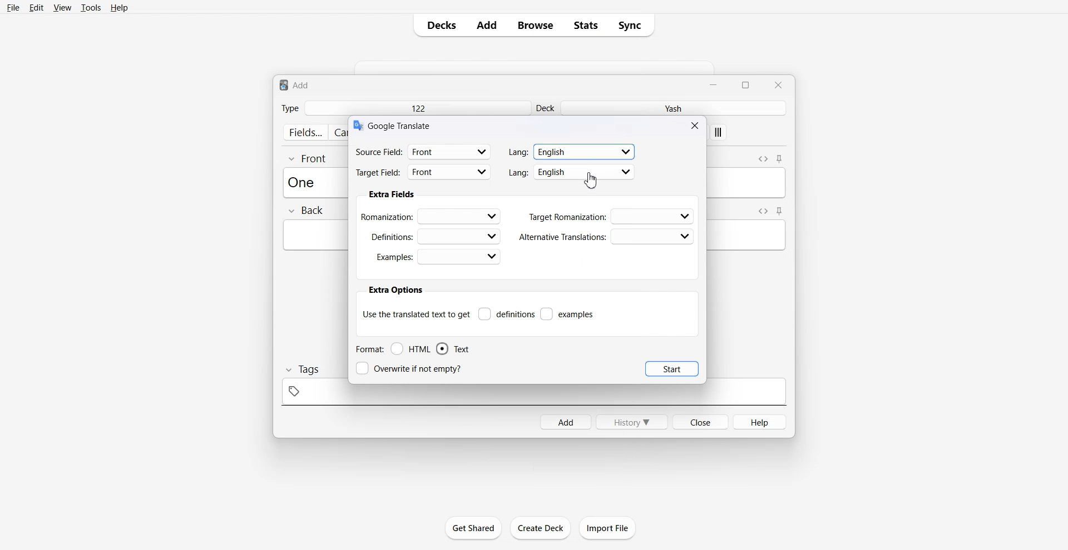 The image size is (1068, 550). Describe the element at coordinates (547, 108) in the screenshot. I see `Deck` at that location.